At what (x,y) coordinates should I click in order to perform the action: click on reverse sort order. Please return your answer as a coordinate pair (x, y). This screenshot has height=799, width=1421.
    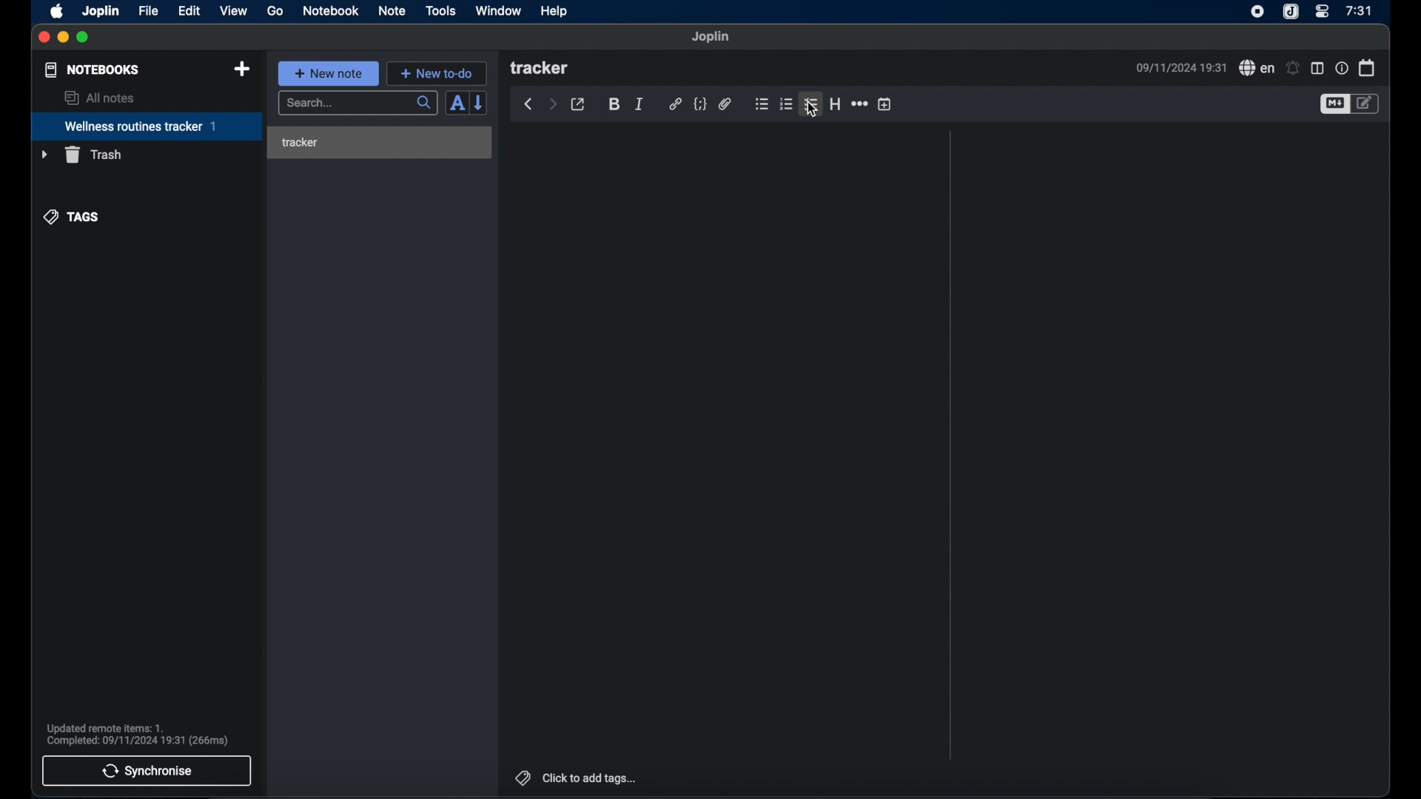
    Looking at the image, I should click on (480, 103).